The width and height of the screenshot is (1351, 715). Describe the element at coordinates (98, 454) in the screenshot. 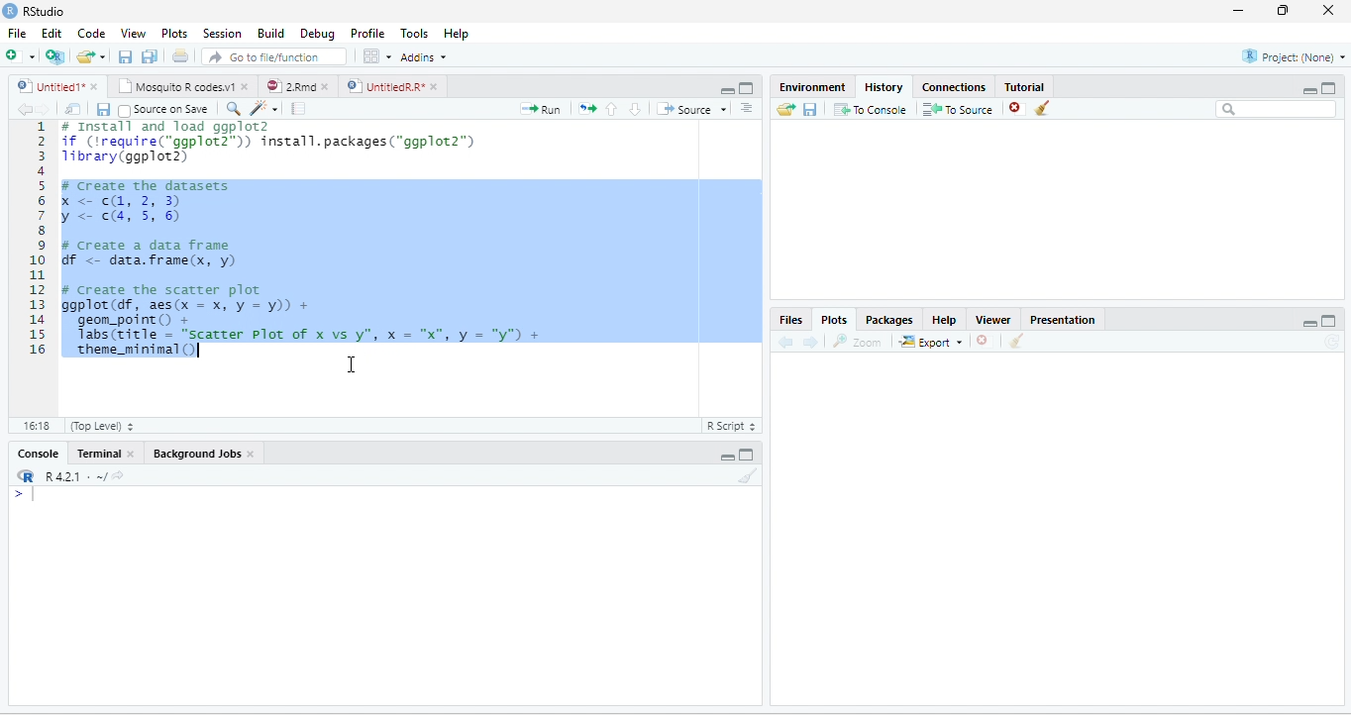

I see `Terminal` at that location.